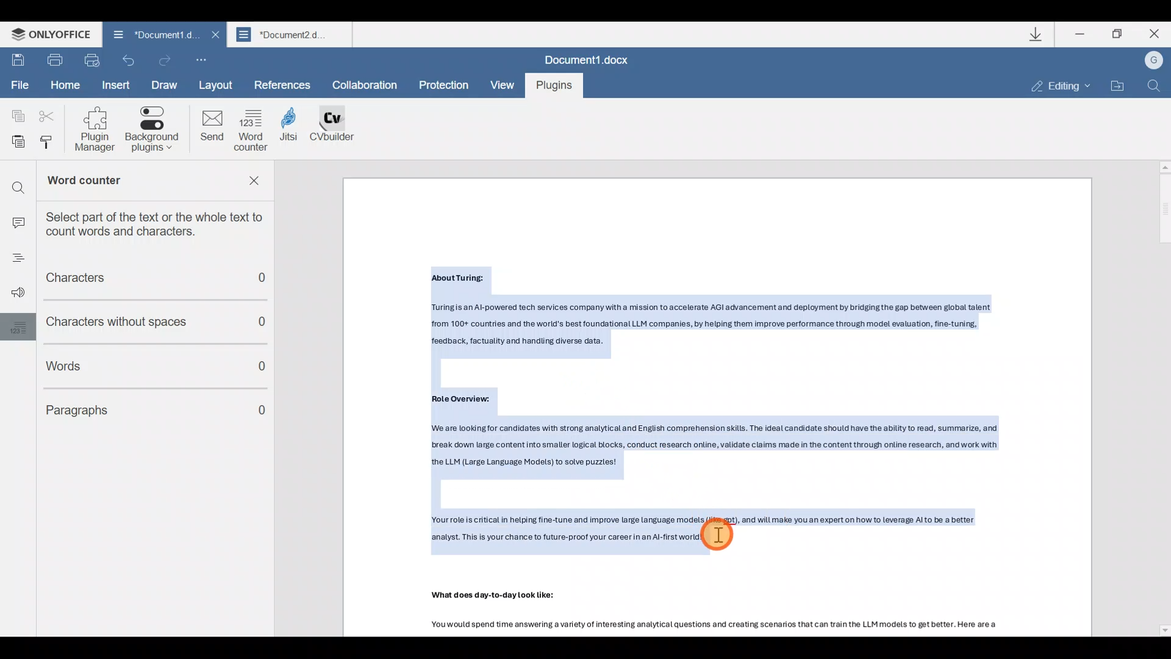 Image resolution: width=1171 pixels, height=659 pixels. Describe the element at coordinates (723, 310) in the screenshot. I see `About Turing:

Turing is an Al-powered tech services company witha mission to accelerate AGI advancement and deployment by bridging the gap between global talent
from 100+ countries and the world's best foundational LLM companies, by helping them improve performance through model evaluation, fine-tuning,
feedback, factuality and handling diverse data.` at that location.